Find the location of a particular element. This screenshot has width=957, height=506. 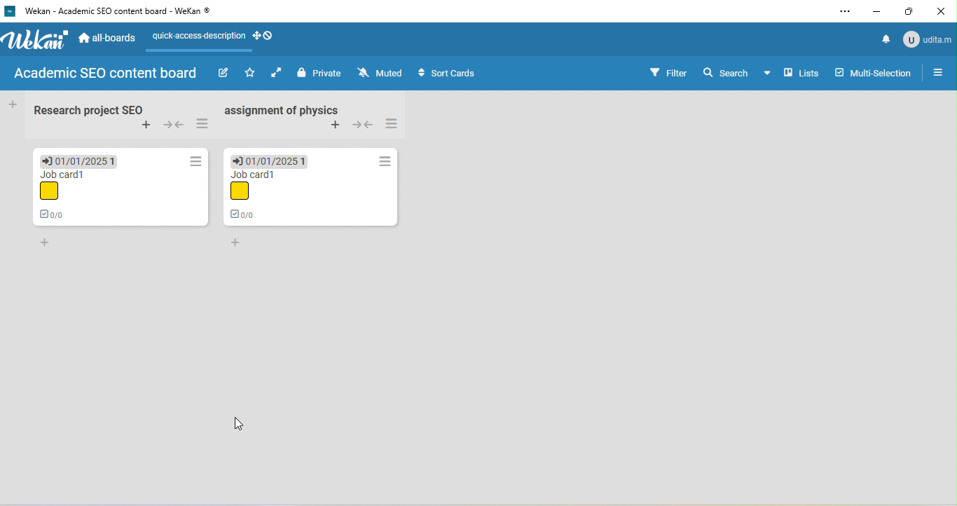

add is located at coordinates (235, 242).